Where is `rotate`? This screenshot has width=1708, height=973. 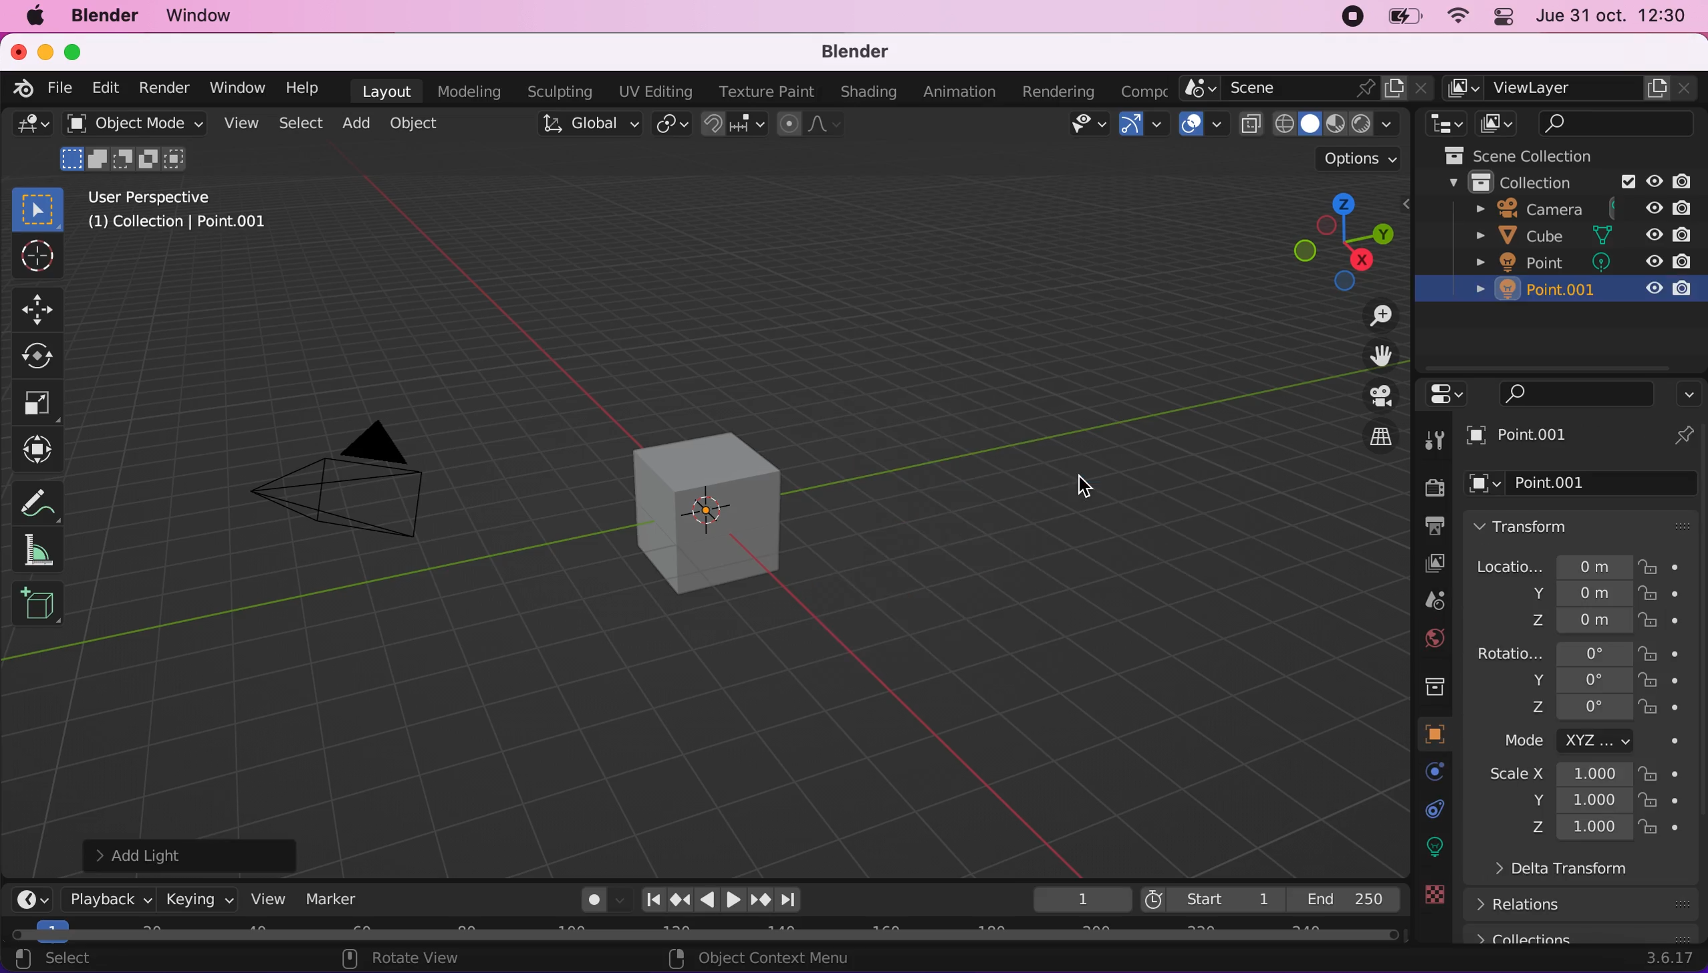
rotate is located at coordinates (39, 356).